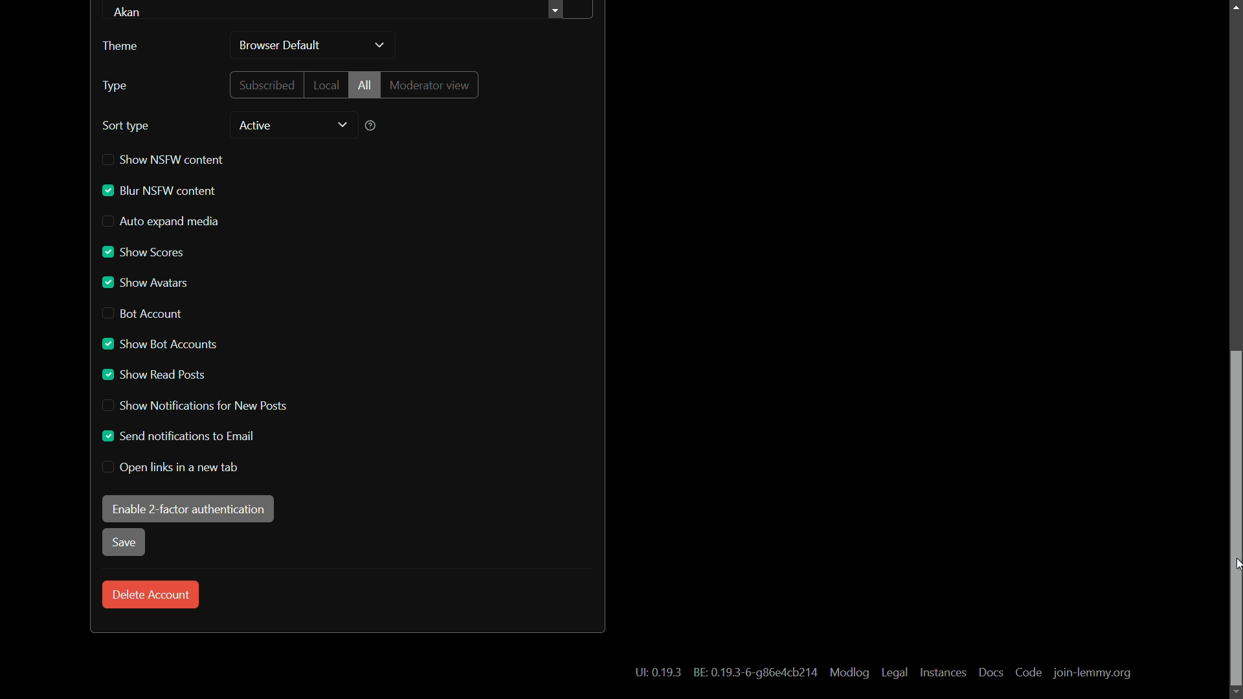  I want to click on blur nsfw content, so click(159, 191).